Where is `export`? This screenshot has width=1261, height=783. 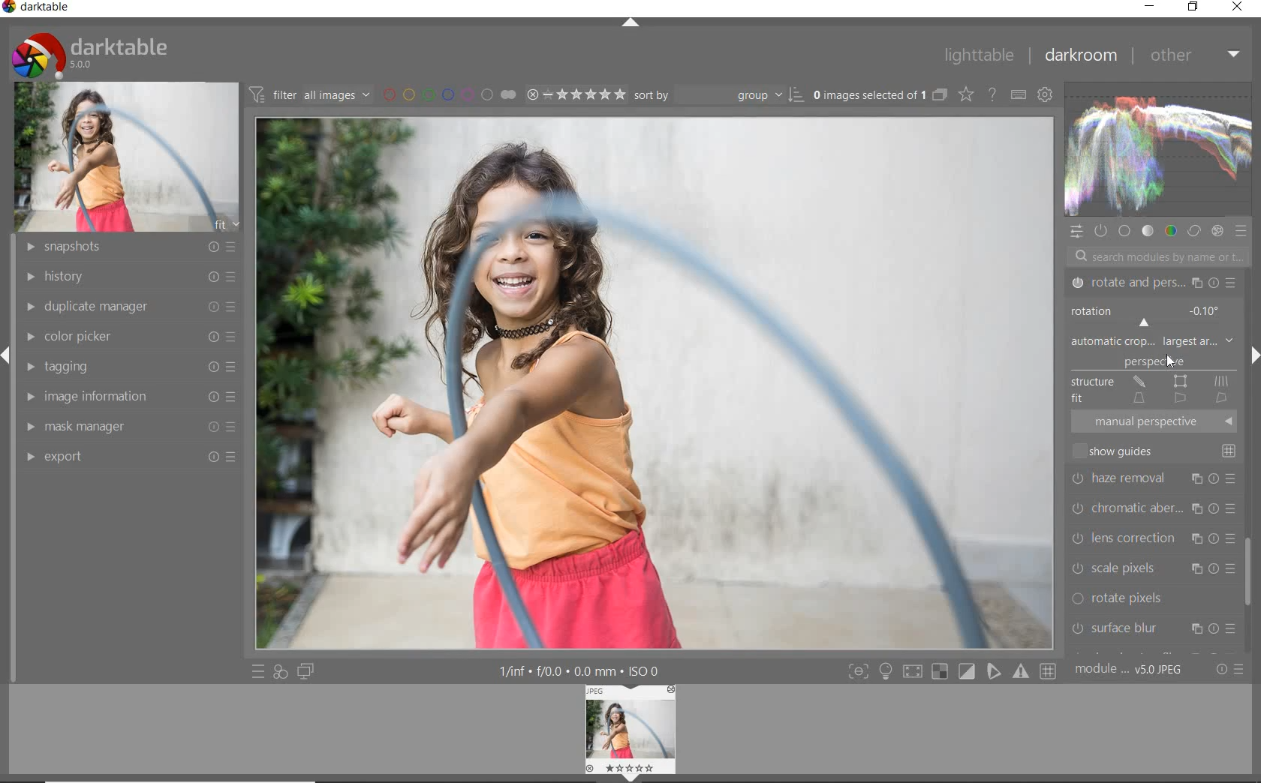
export is located at coordinates (131, 455).